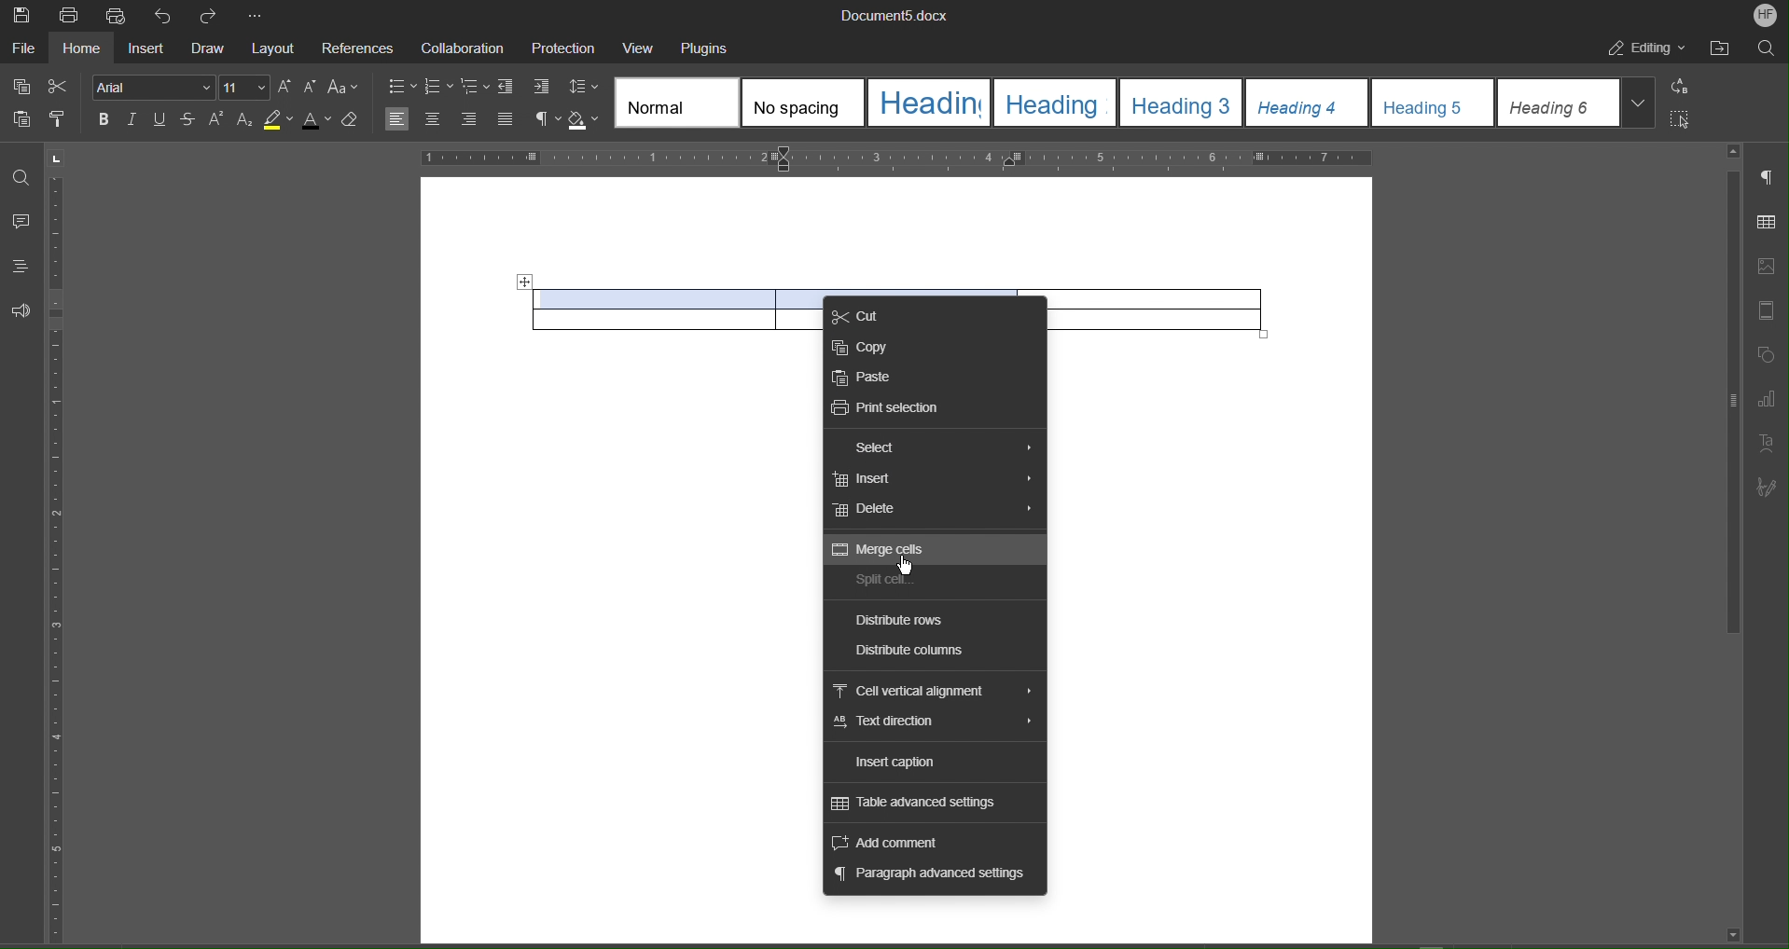 Image resolution: width=1789 pixels, height=949 pixels. I want to click on Paragraph advanced settings, so click(939, 879).